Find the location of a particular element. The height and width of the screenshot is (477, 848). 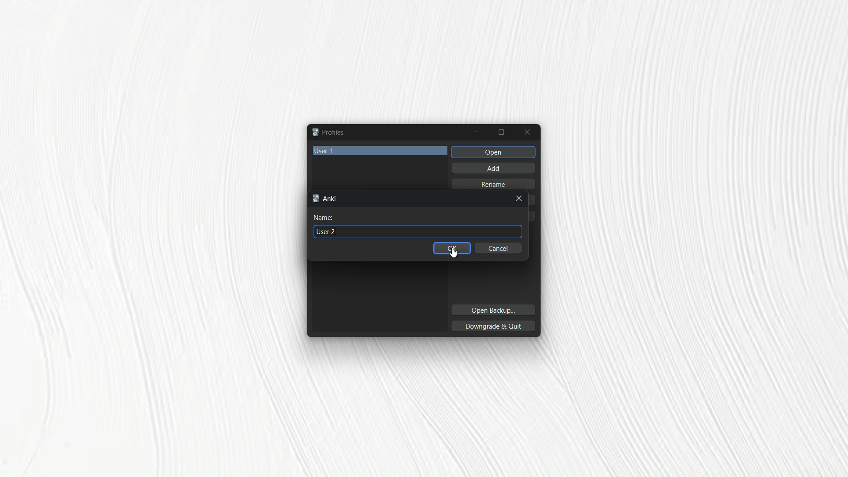

User 2 is located at coordinates (328, 231).